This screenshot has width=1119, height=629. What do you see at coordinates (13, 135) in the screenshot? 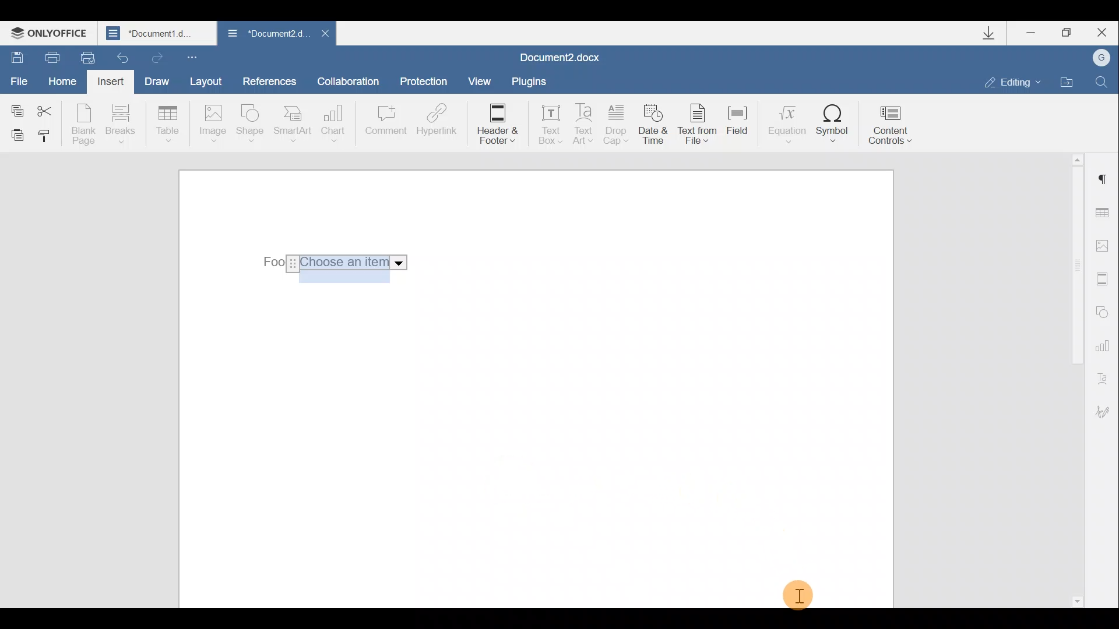
I see `Paste` at bounding box center [13, 135].